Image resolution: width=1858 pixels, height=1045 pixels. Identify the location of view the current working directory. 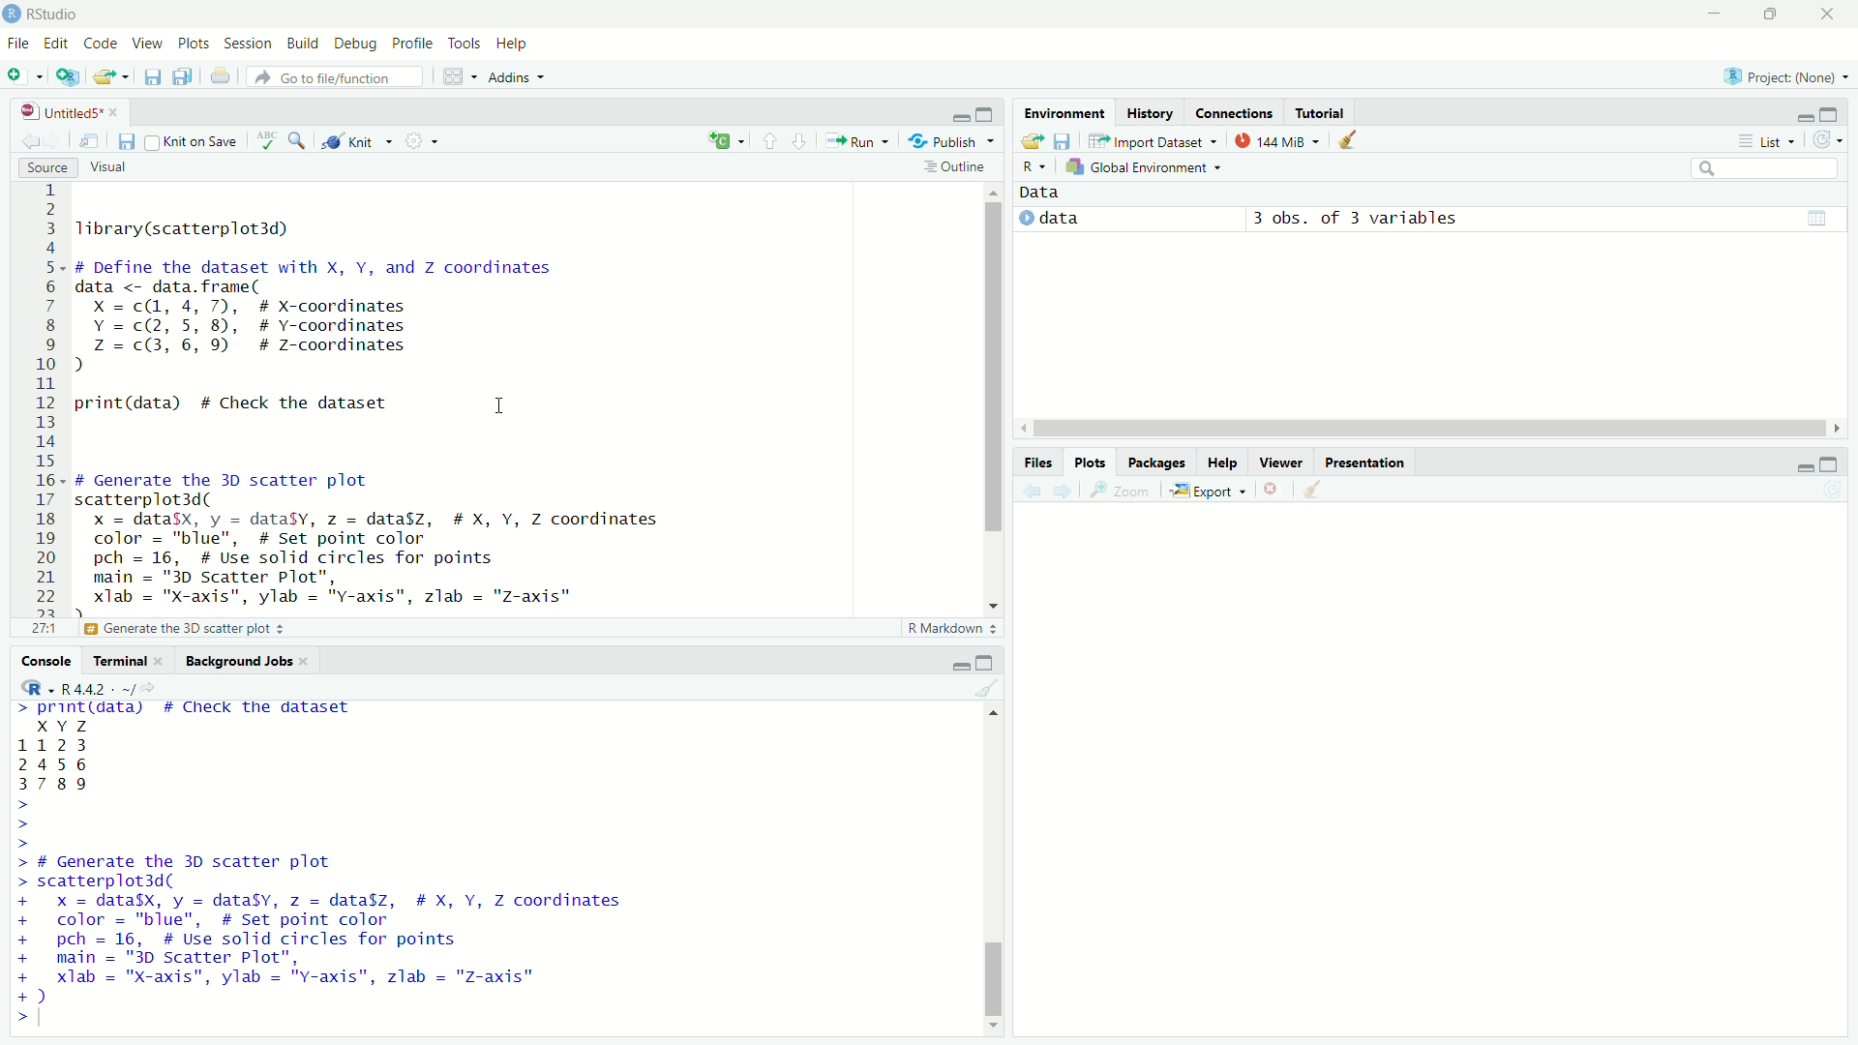
(155, 687).